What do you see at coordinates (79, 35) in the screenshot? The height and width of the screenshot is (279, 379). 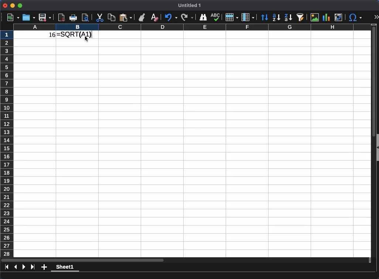 I see `=SQRT(A1)` at bounding box center [79, 35].